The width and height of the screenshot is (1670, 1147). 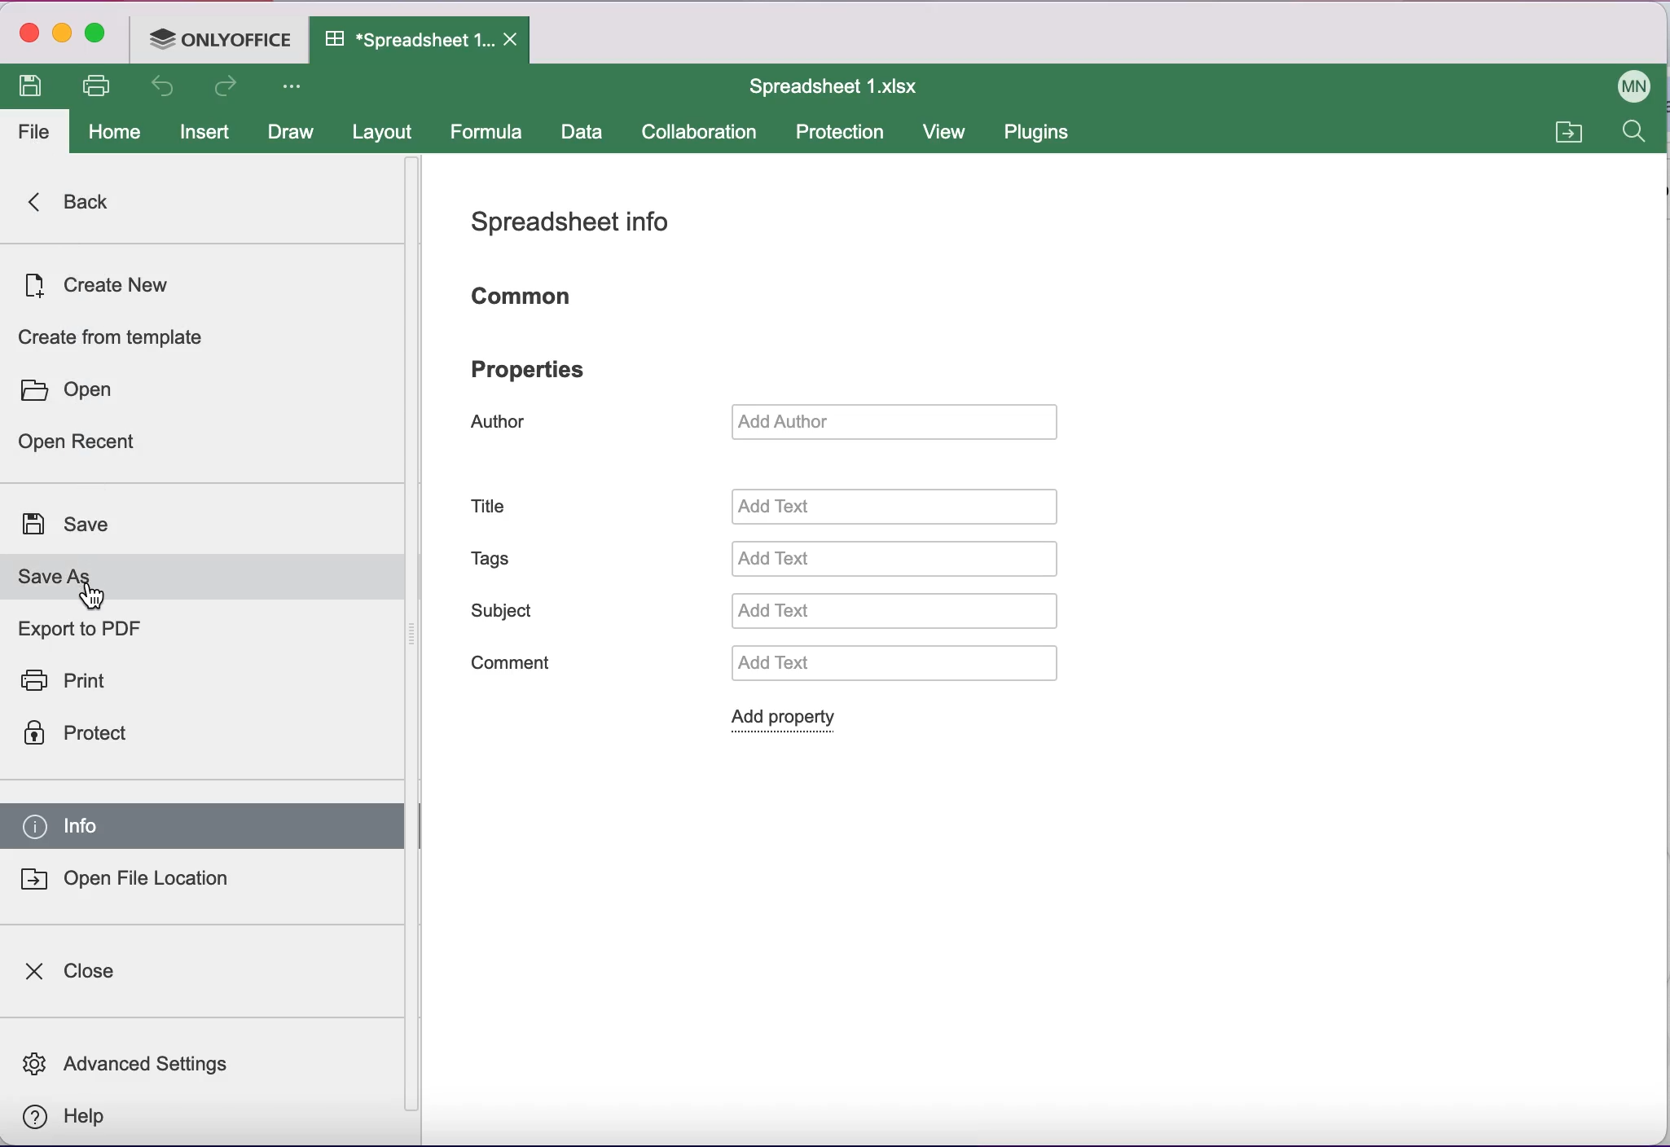 I want to click on properties, so click(x=530, y=371).